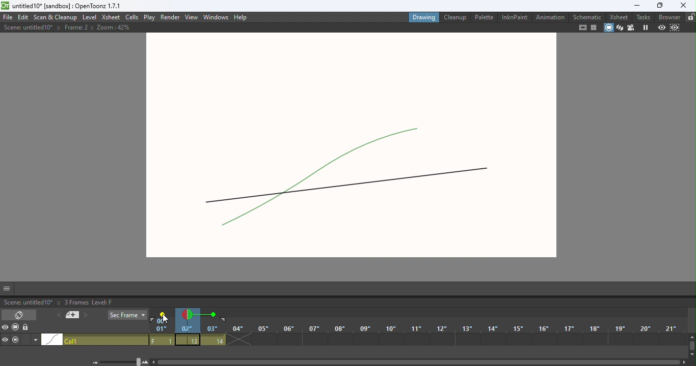 This screenshot has width=696, height=366. What do you see at coordinates (71, 315) in the screenshot?
I see `New memo` at bounding box center [71, 315].